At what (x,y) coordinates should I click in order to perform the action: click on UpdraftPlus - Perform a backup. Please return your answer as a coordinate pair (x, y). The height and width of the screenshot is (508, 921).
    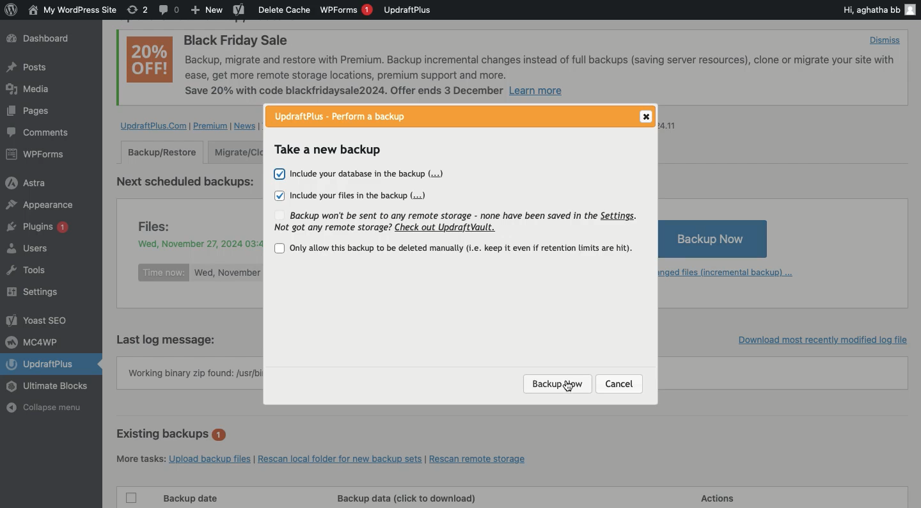
    Looking at the image, I should click on (354, 116).